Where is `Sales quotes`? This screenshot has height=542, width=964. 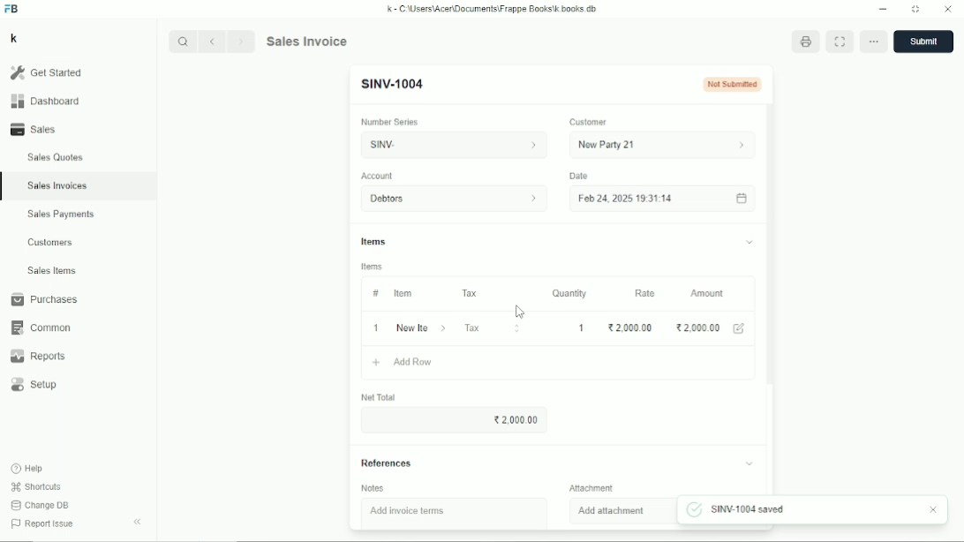 Sales quotes is located at coordinates (54, 157).